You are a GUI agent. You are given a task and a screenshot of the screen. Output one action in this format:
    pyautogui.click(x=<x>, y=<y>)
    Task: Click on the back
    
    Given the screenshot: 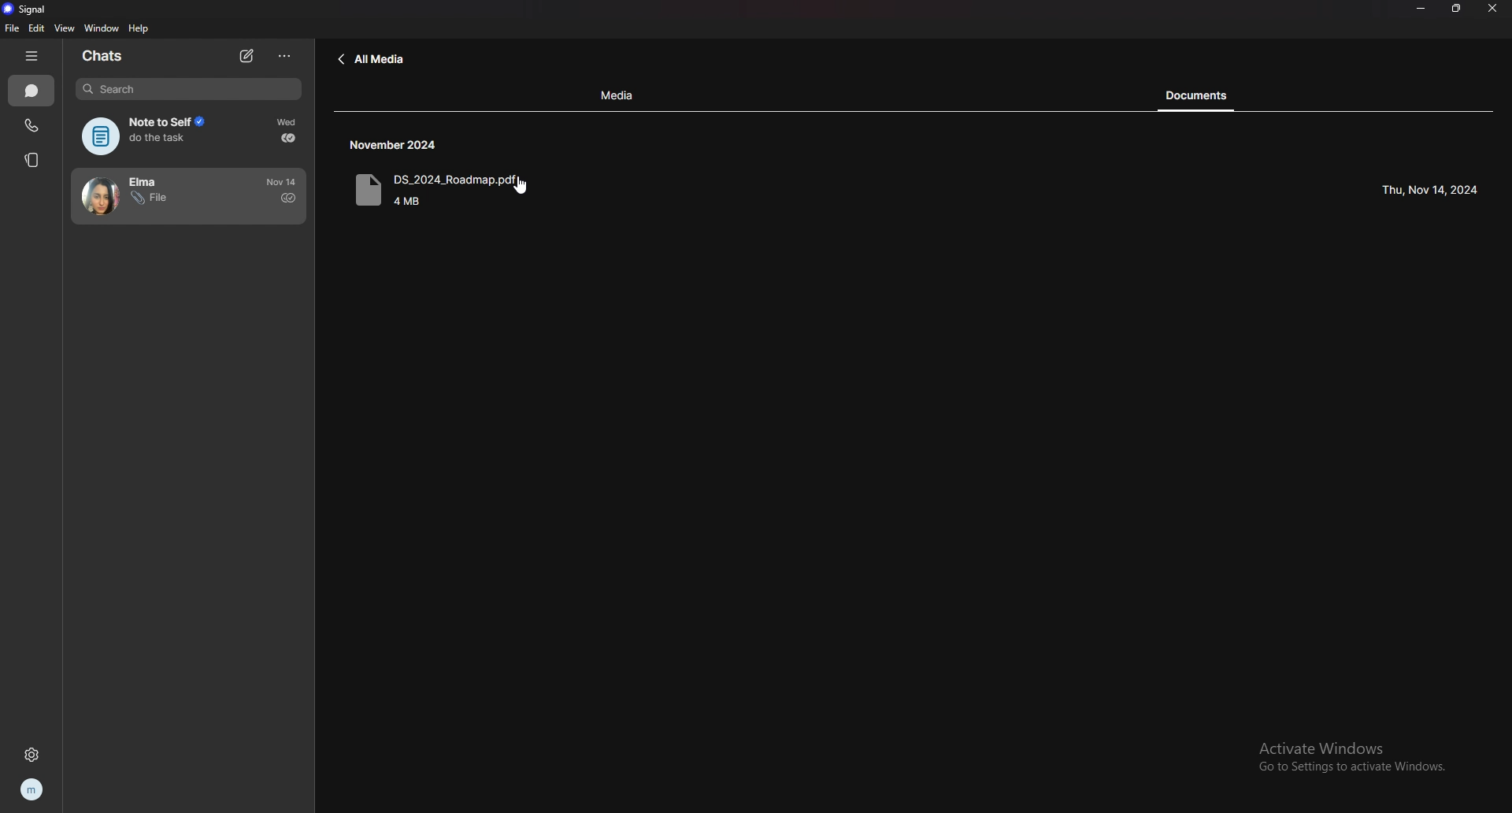 What is the action you would take?
    pyautogui.click(x=372, y=60)
    